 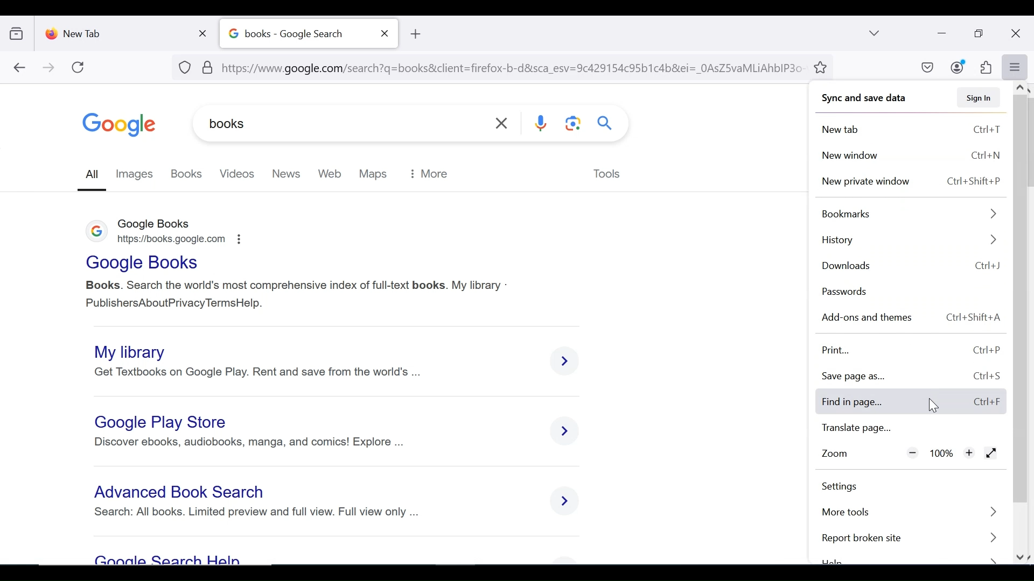 I want to click on Discover ebooks, audiobooks, manga, and comics! Explore ..., so click(x=246, y=442).